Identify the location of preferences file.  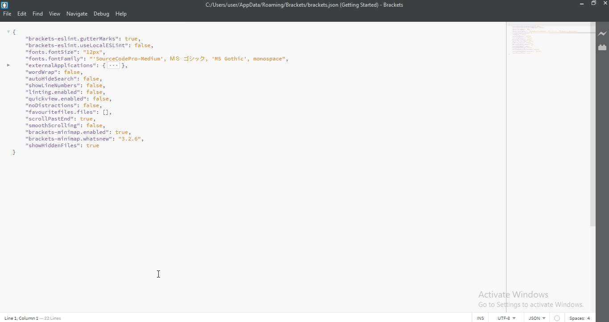
(153, 99).